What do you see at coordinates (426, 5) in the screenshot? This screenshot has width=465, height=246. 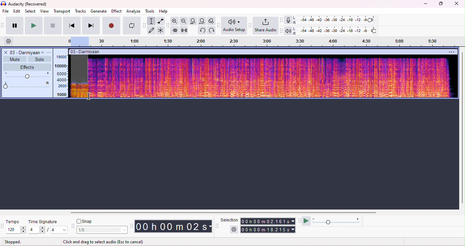 I see `minimize` at bounding box center [426, 5].